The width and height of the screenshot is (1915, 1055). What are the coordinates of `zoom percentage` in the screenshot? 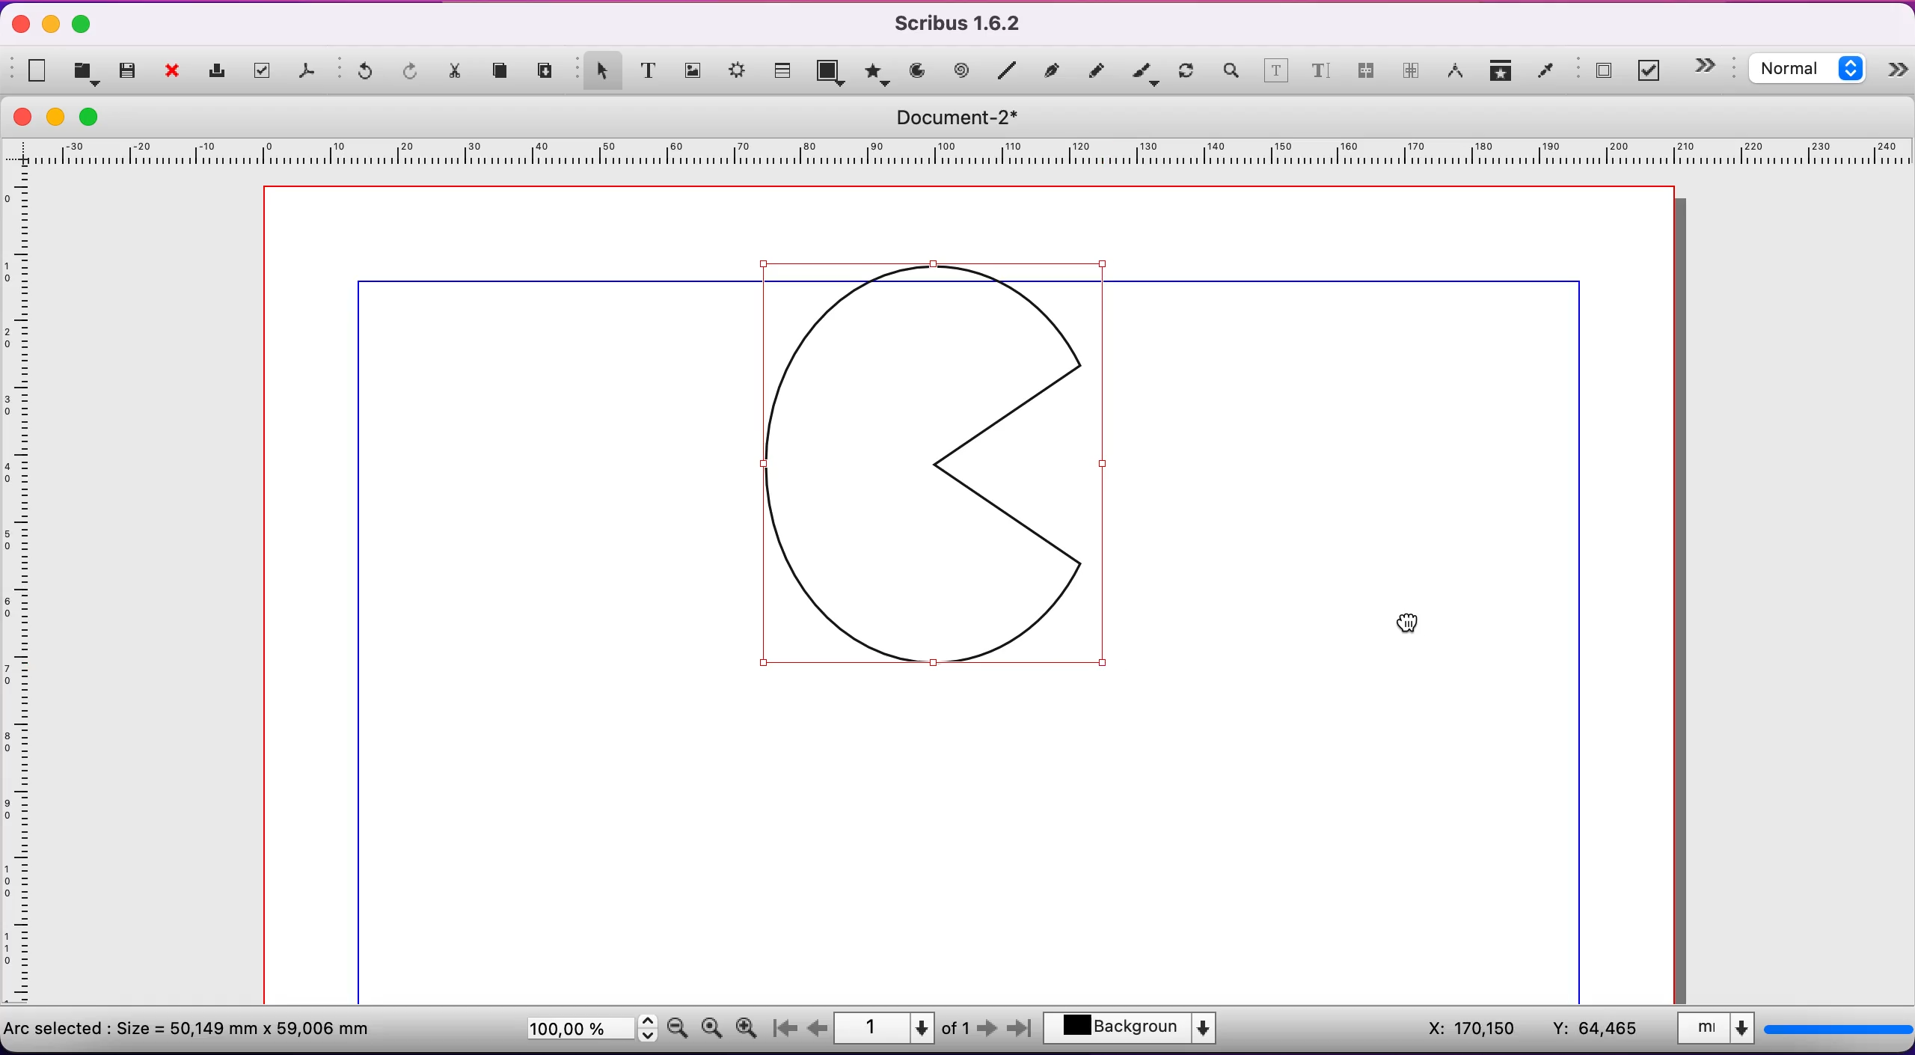 It's located at (588, 1031).